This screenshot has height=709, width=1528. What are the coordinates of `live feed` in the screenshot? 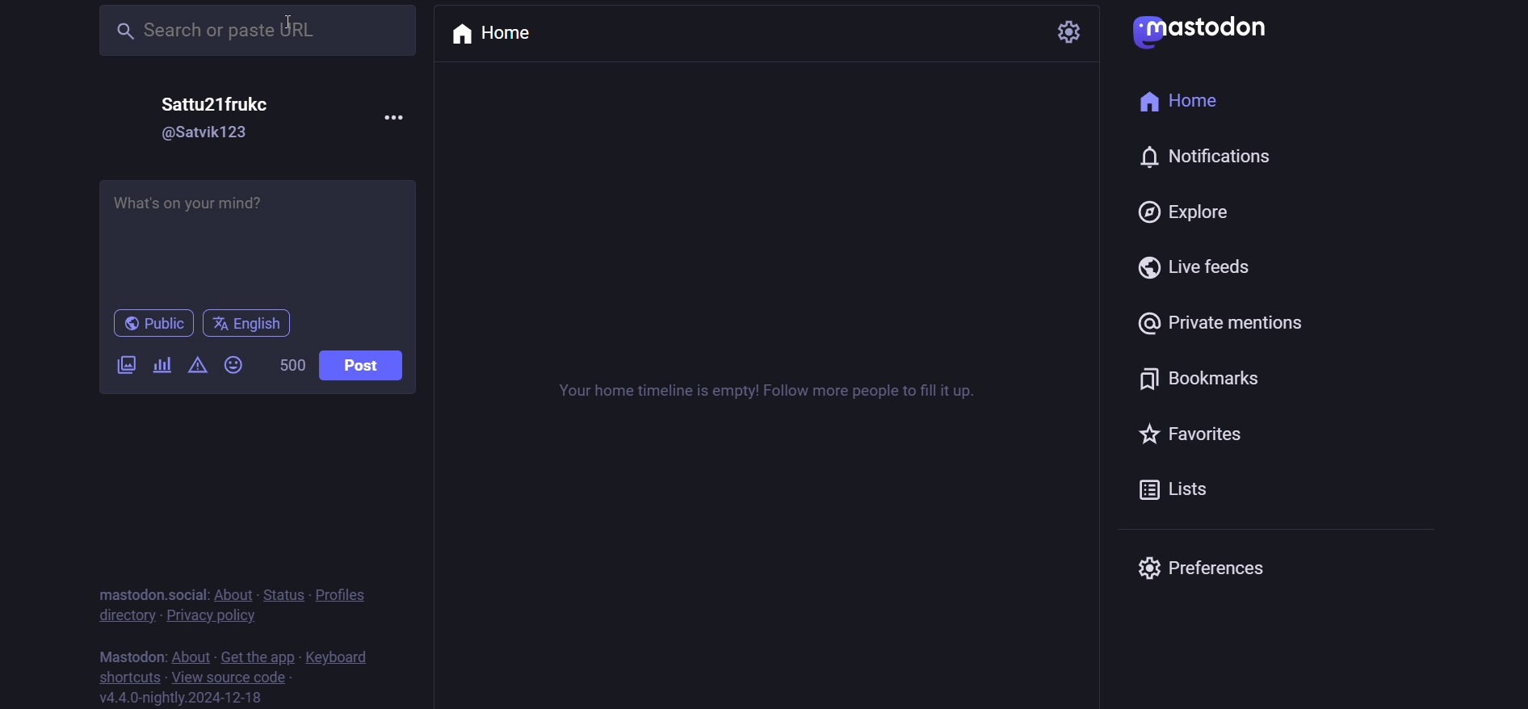 It's located at (1198, 270).